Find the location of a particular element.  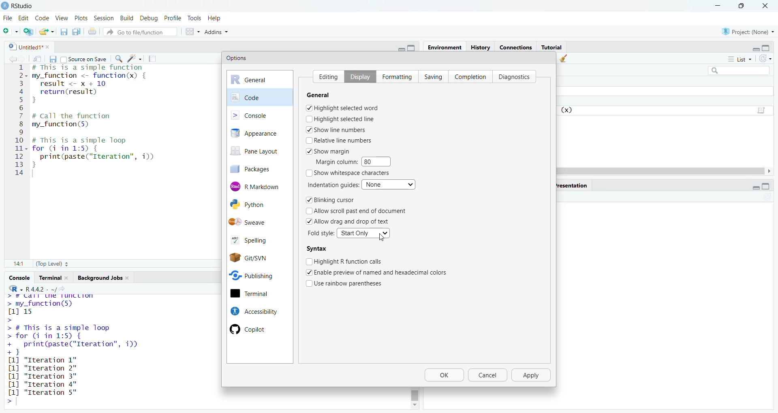

apply is located at coordinates (532, 375).